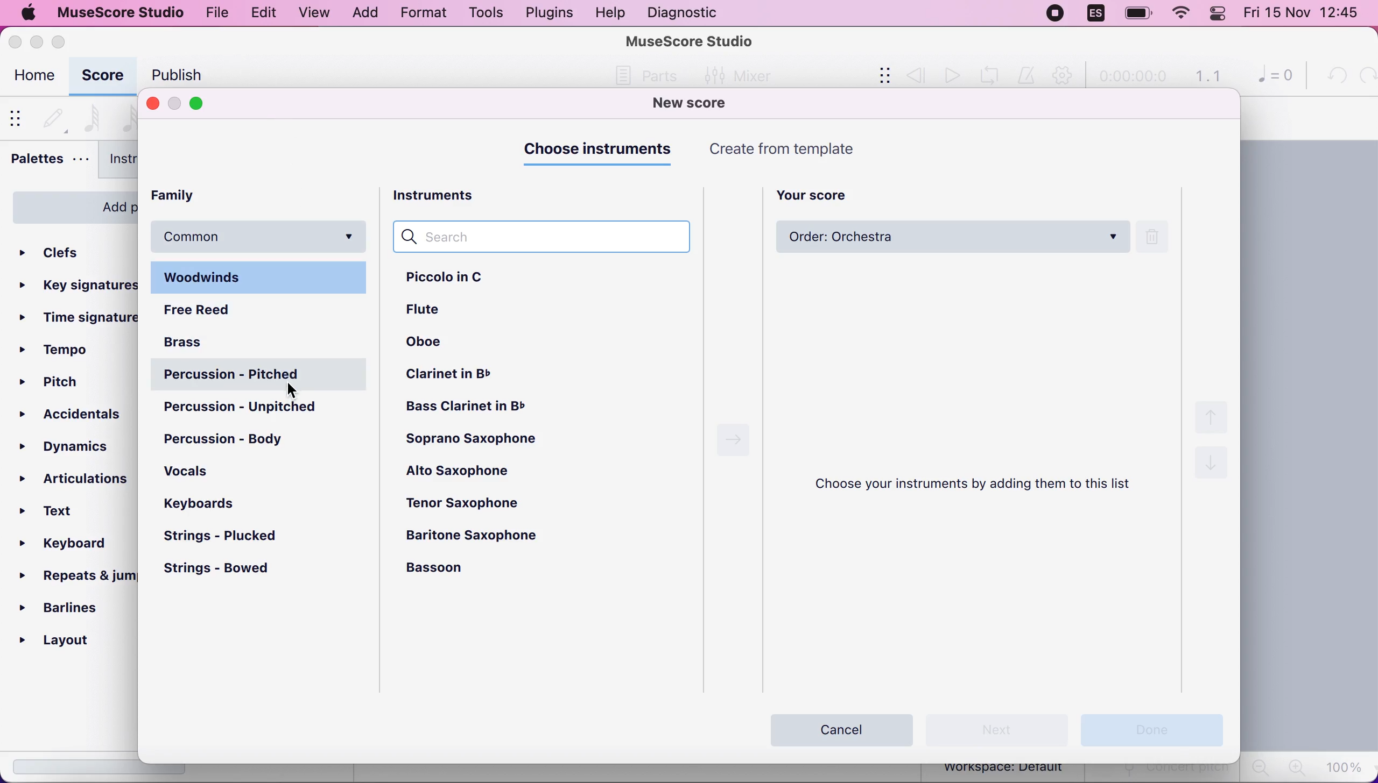  What do you see at coordinates (1220, 14) in the screenshot?
I see `panel control` at bounding box center [1220, 14].